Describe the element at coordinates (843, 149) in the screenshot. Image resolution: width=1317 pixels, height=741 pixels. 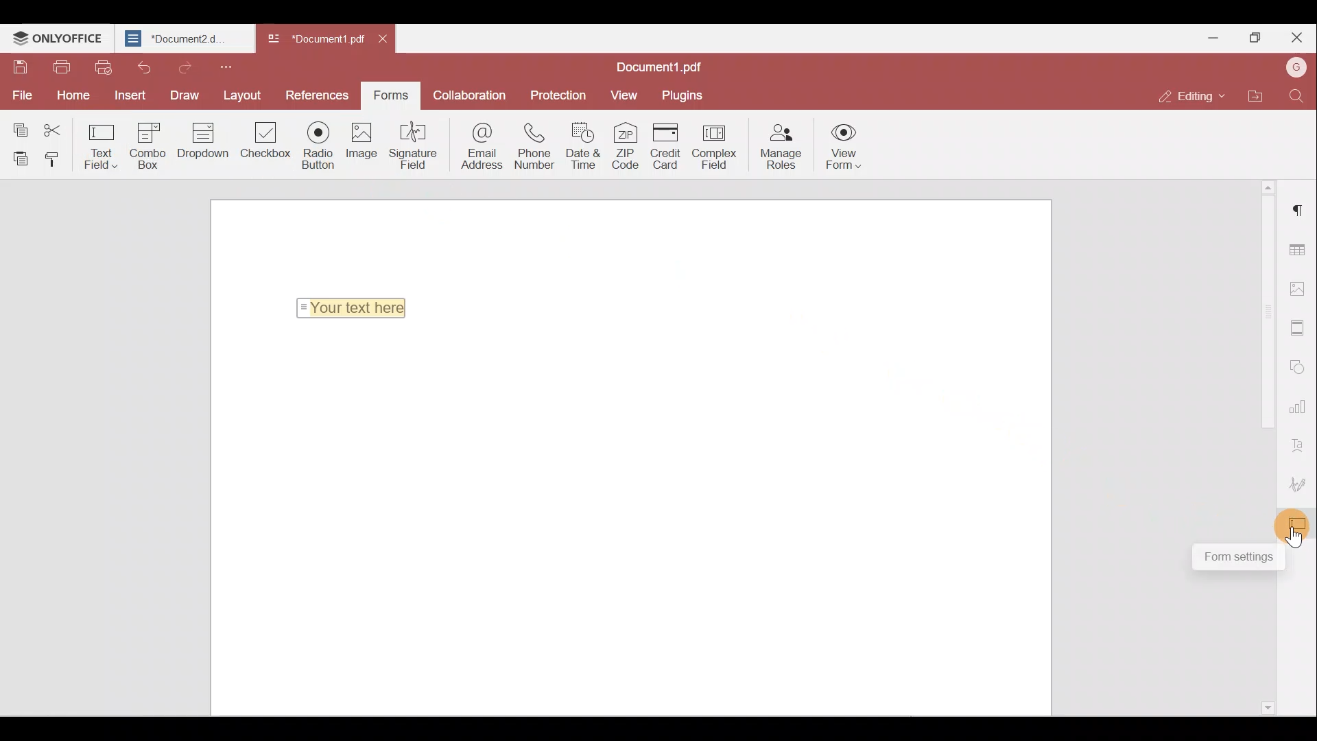
I see `View form` at that location.